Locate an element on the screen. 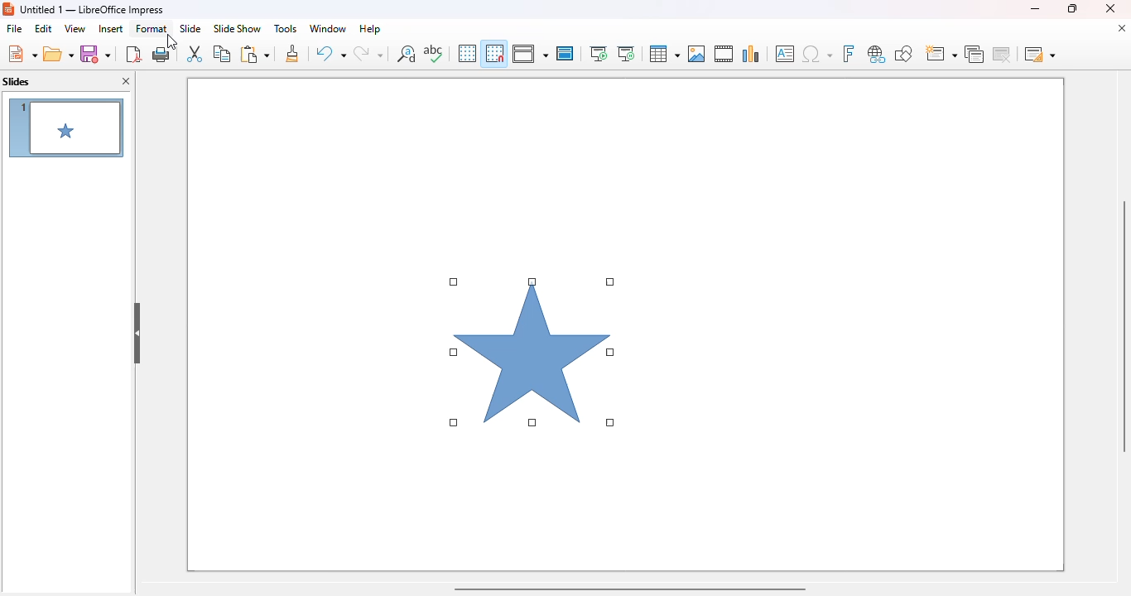 This screenshot has width=1131, height=596. undo is located at coordinates (330, 54).